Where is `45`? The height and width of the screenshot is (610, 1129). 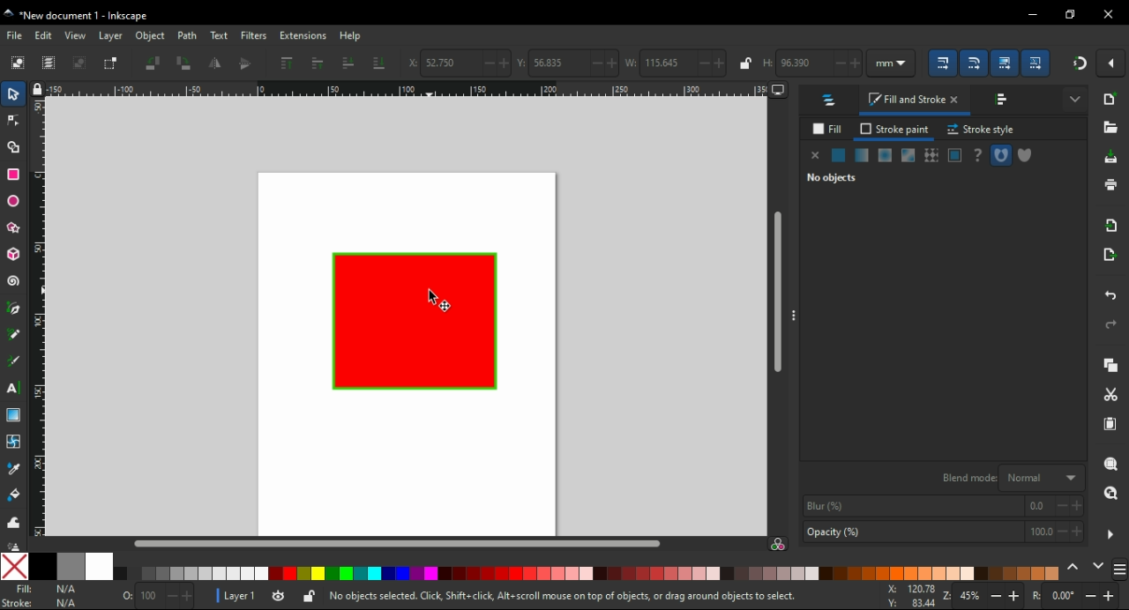
45 is located at coordinates (971, 597).